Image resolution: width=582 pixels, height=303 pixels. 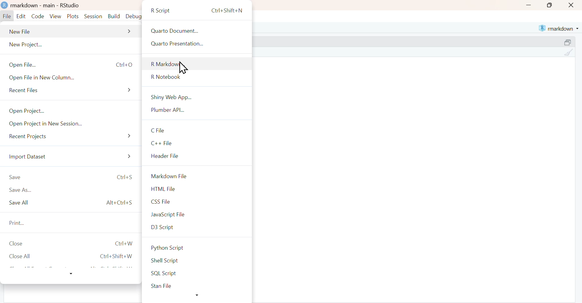 What do you see at coordinates (195, 96) in the screenshot?
I see `Shiny Web App...` at bounding box center [195, 96].